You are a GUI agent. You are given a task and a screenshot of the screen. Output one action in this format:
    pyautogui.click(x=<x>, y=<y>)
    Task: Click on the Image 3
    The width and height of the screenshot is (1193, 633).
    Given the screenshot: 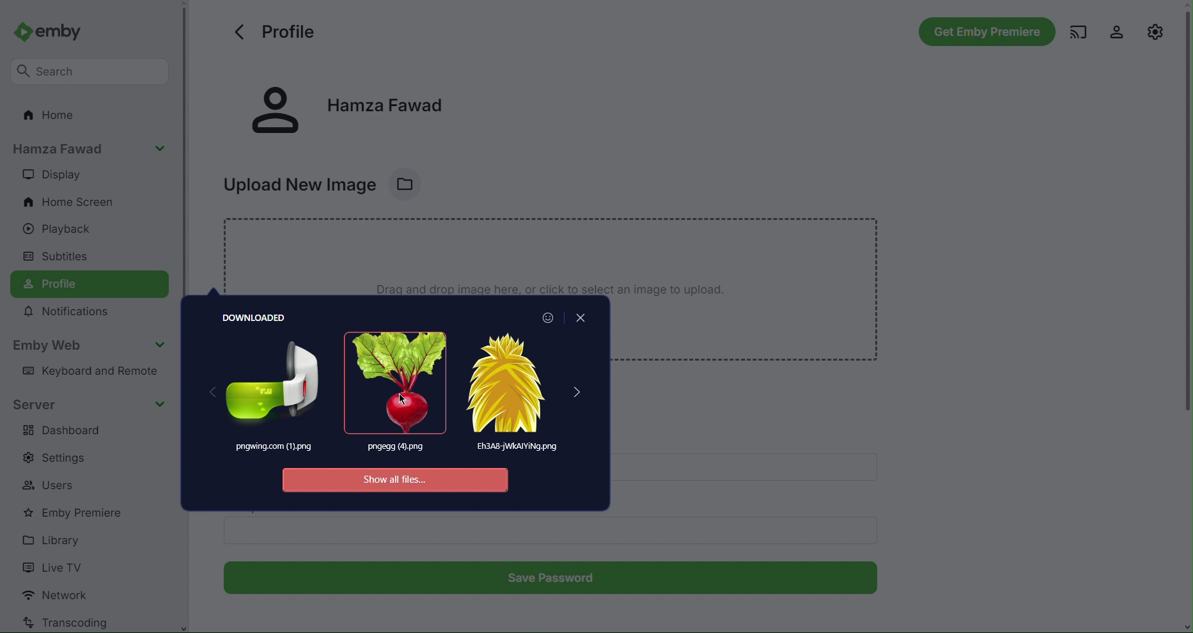 What is the action you would take?
    pyautogui.click(x=530, y=394)
    